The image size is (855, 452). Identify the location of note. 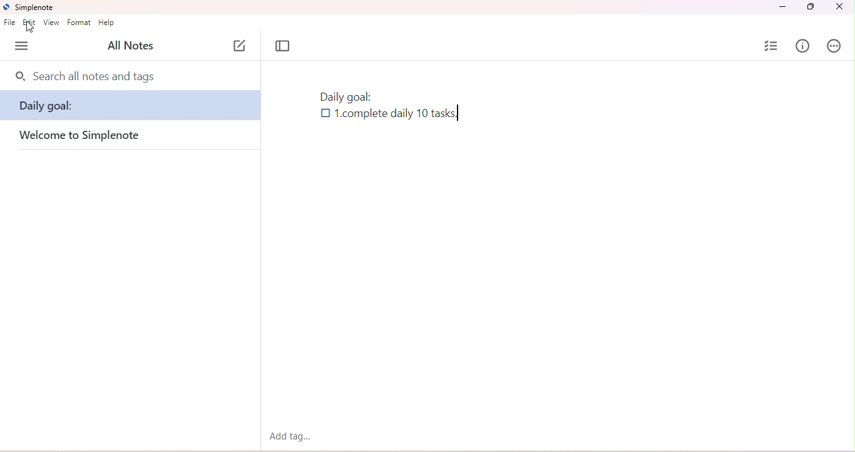
(131, 105).